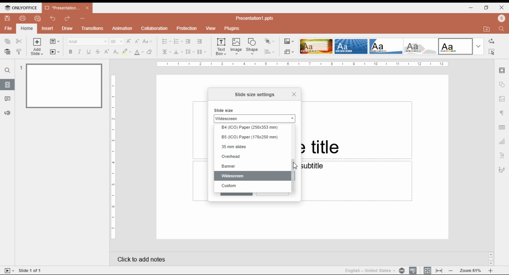 This screenshot has width=509, height=275. What do you see at coordinates (128, 41) in the screenshot?
I see `increment font size` at bounding box center [128, 41].